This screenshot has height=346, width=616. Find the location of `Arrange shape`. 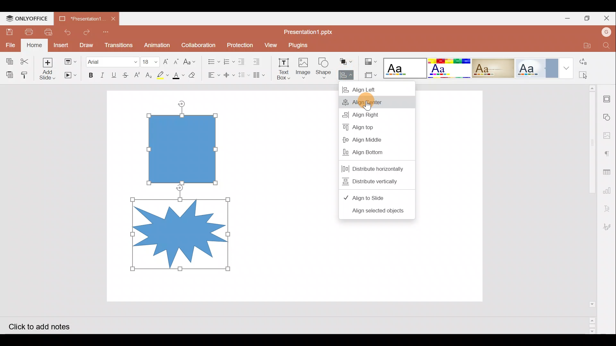

Arrange shape is located at coordinates (346, 60).